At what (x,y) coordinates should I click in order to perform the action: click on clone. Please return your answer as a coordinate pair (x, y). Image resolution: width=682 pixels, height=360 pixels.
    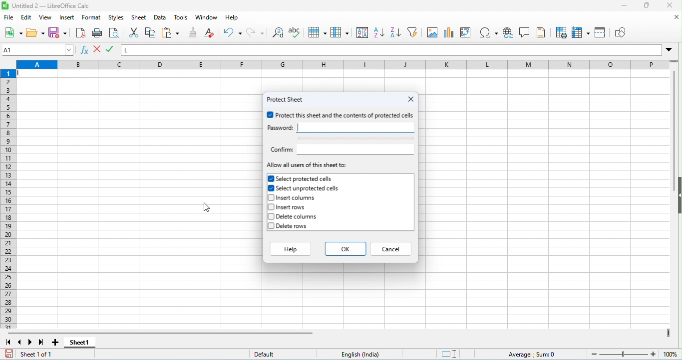
    Looking at the image, I should click on (194, 32).